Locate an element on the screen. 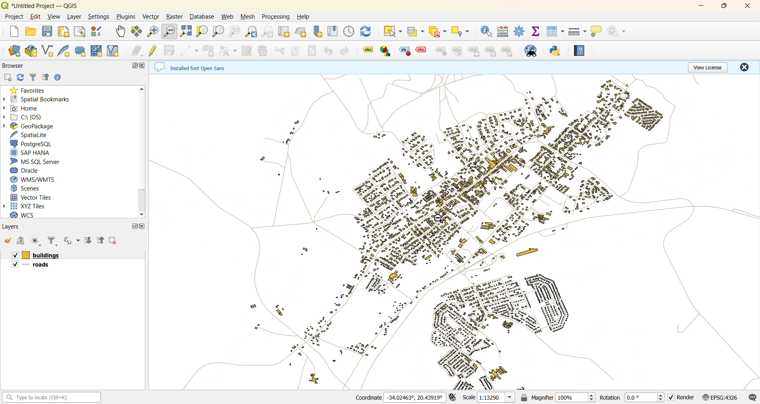  toggle edits is located at coordinates (154, 51).